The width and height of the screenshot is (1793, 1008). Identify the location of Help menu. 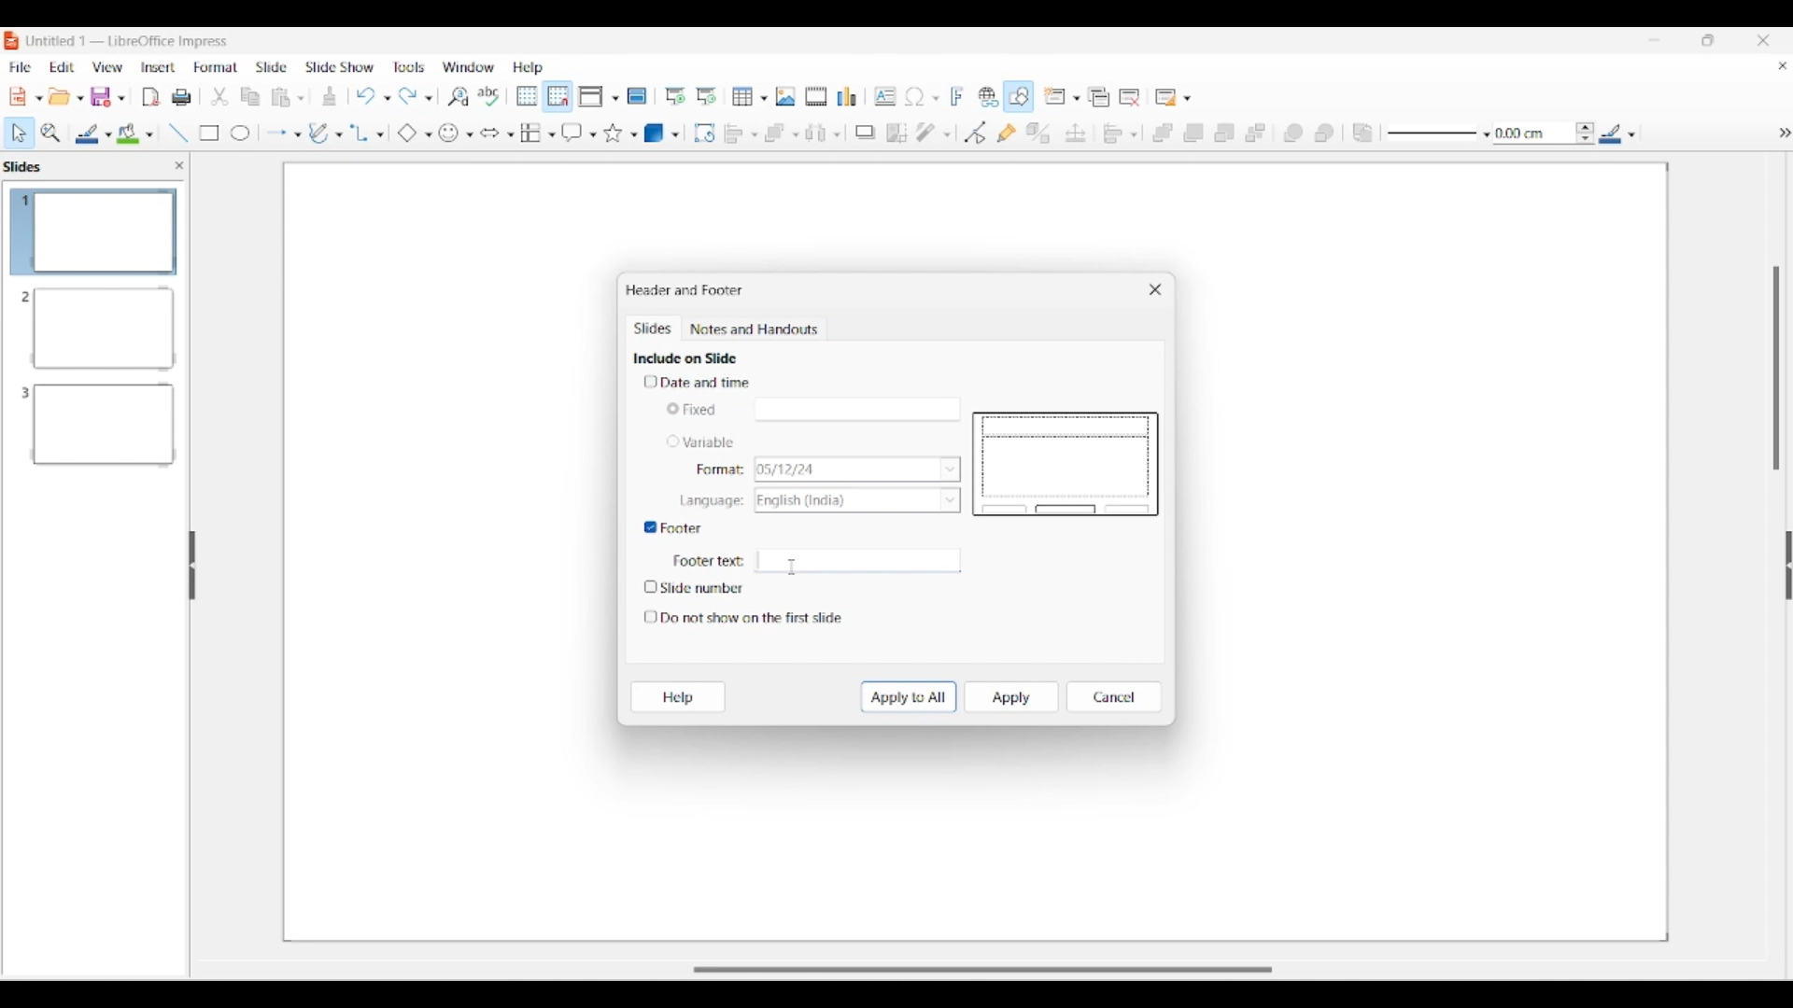
(529, 68).